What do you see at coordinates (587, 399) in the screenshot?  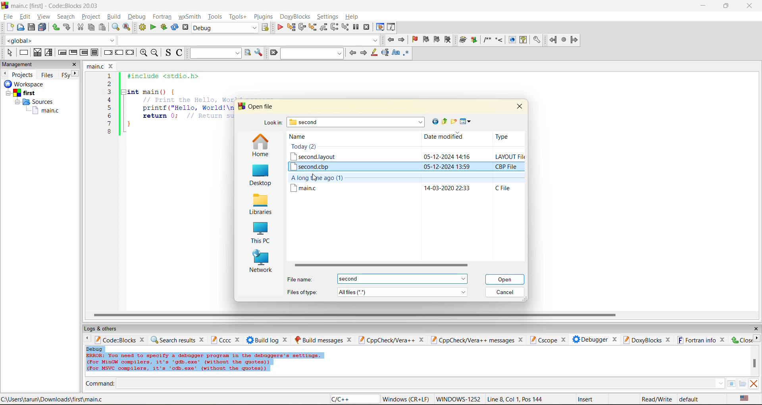 I see `insert` at bounding box center [587, 399].